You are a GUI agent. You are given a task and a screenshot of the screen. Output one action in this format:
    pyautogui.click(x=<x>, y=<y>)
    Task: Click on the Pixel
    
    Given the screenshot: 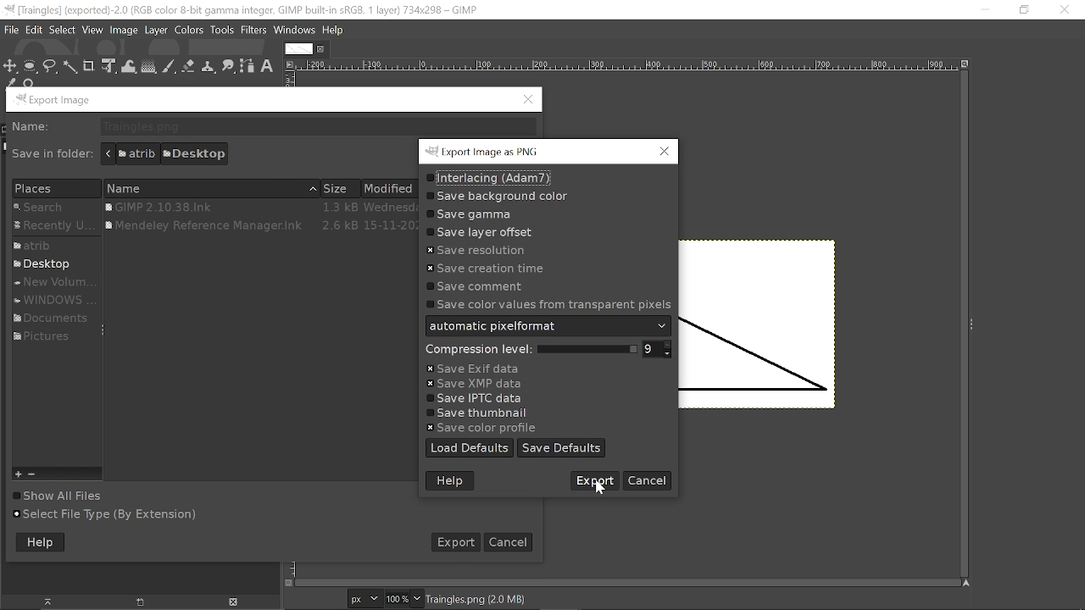 What is the action you would take?
    pyautogui.click(x=365, y=598)
    